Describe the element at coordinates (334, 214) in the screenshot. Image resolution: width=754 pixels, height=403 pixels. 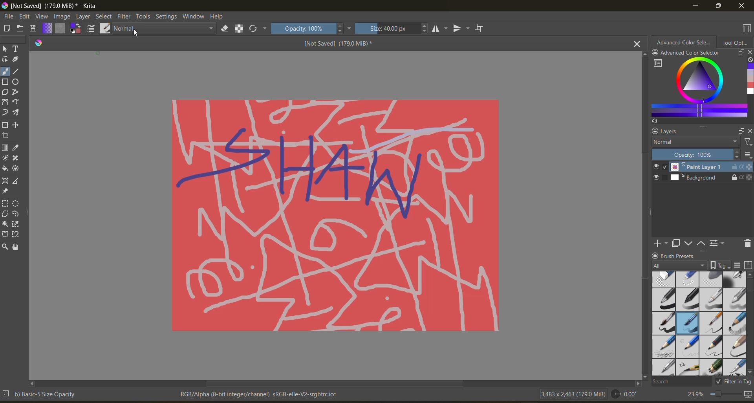
I see `canvas after undoing the last action` at that location.